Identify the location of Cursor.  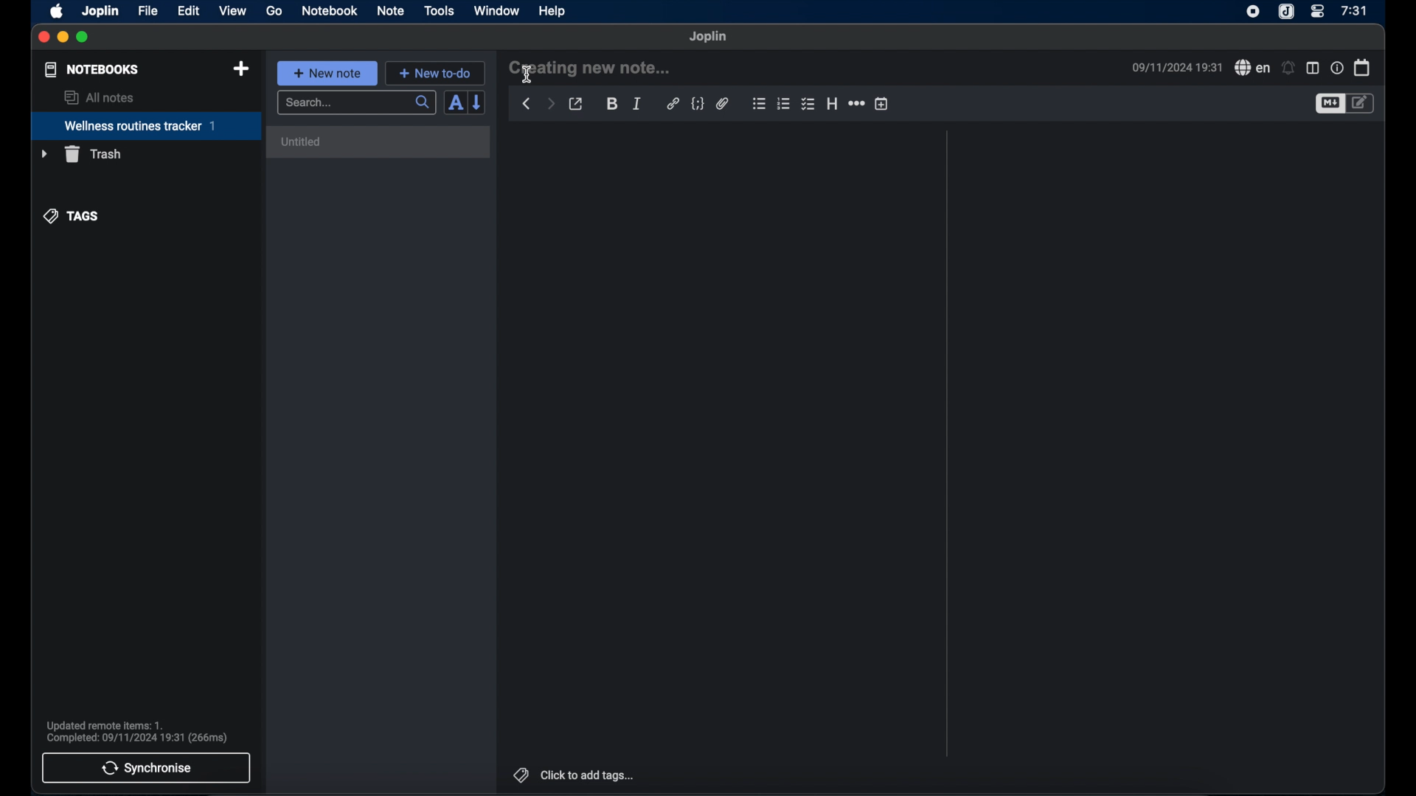
(530, 73).